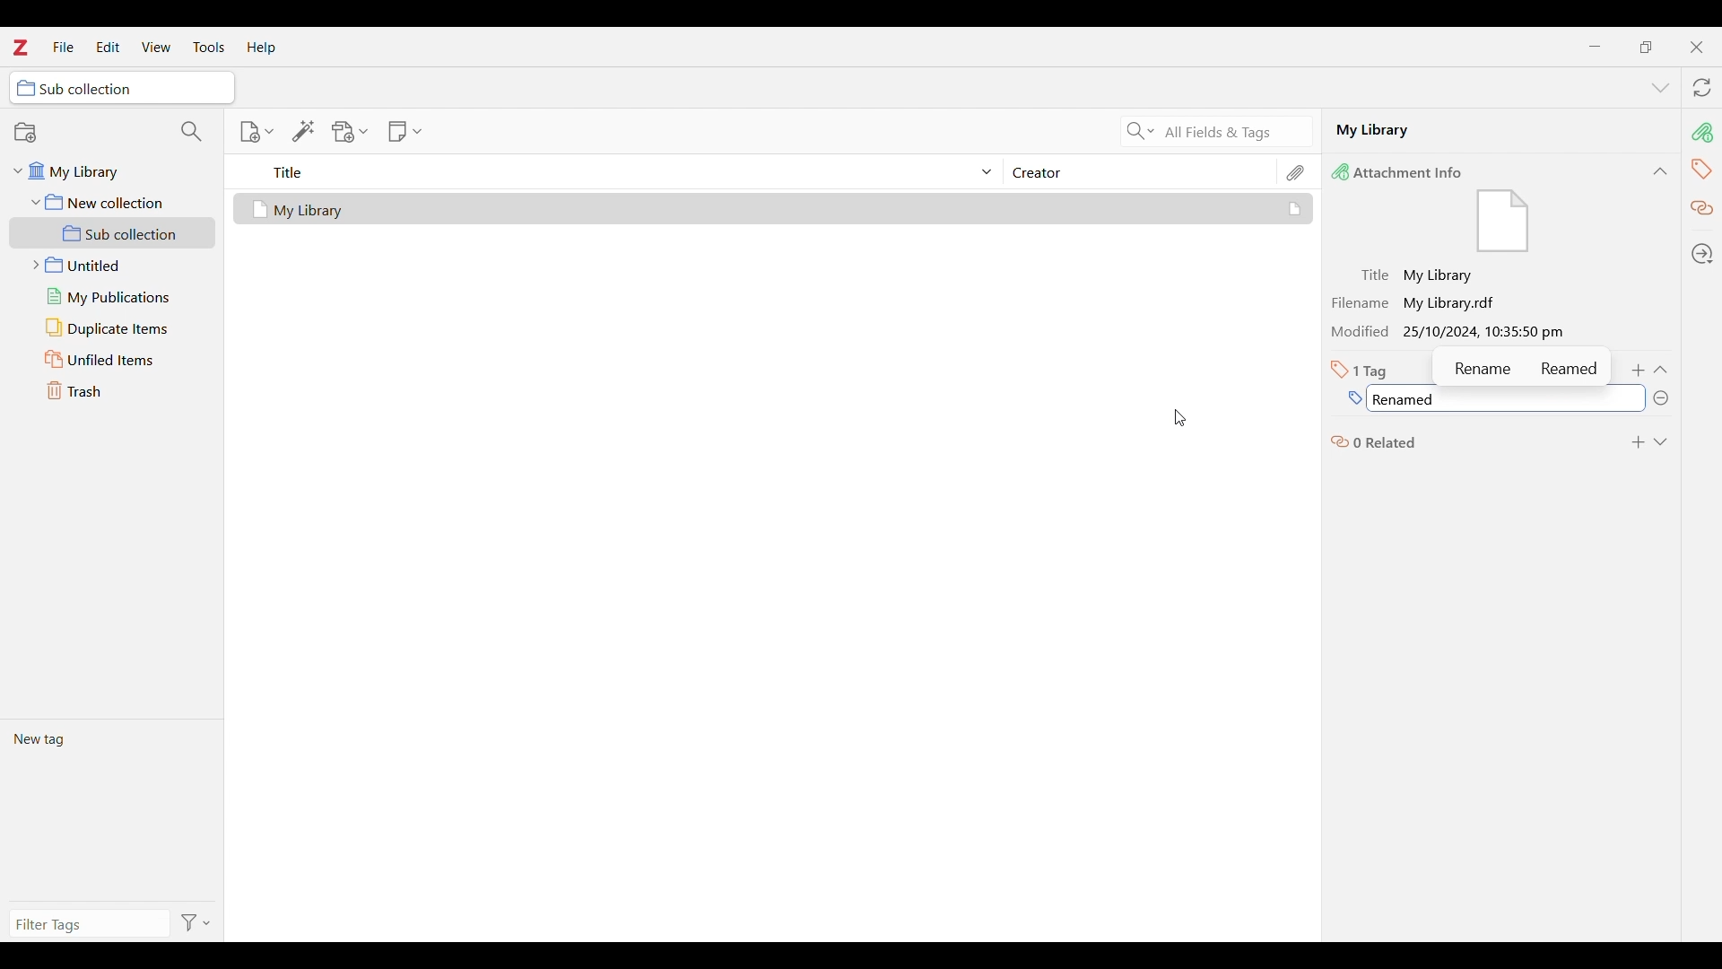 The width and height of the screenshot is (1722, 969). I want to click on Filter collections, so click(192, 131).